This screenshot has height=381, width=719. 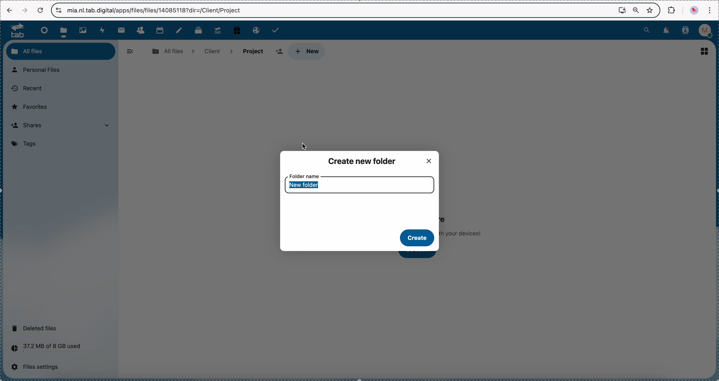 What do you see at coordinates (103, 30) in the screenshot?
I see `activity` at bounding box center [103, 30].